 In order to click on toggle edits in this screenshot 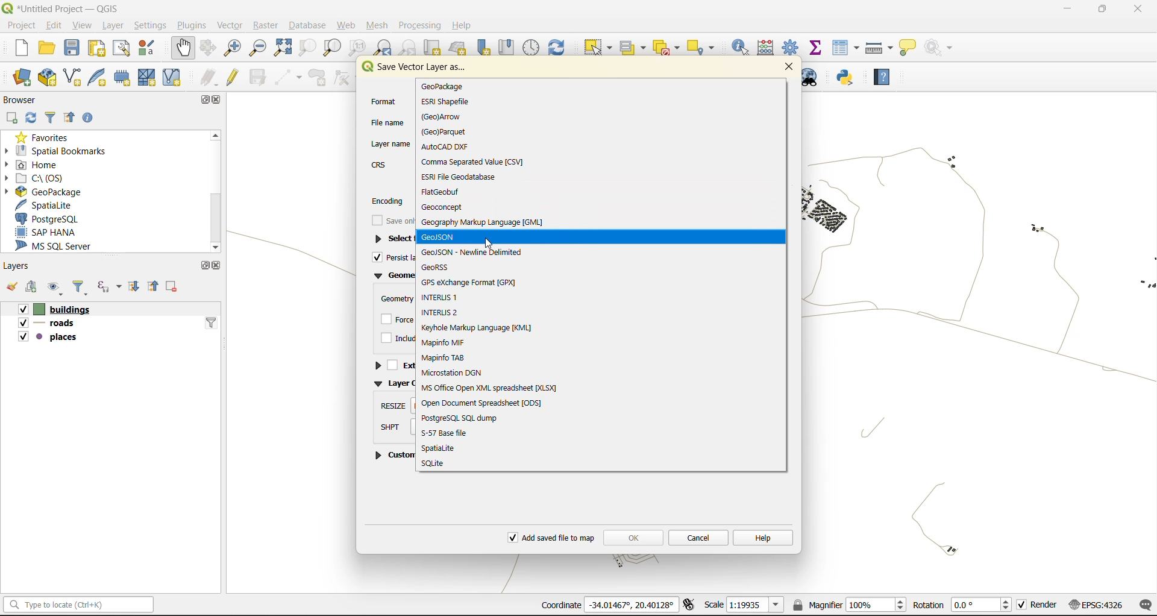, I will do `click(233, 76)`.